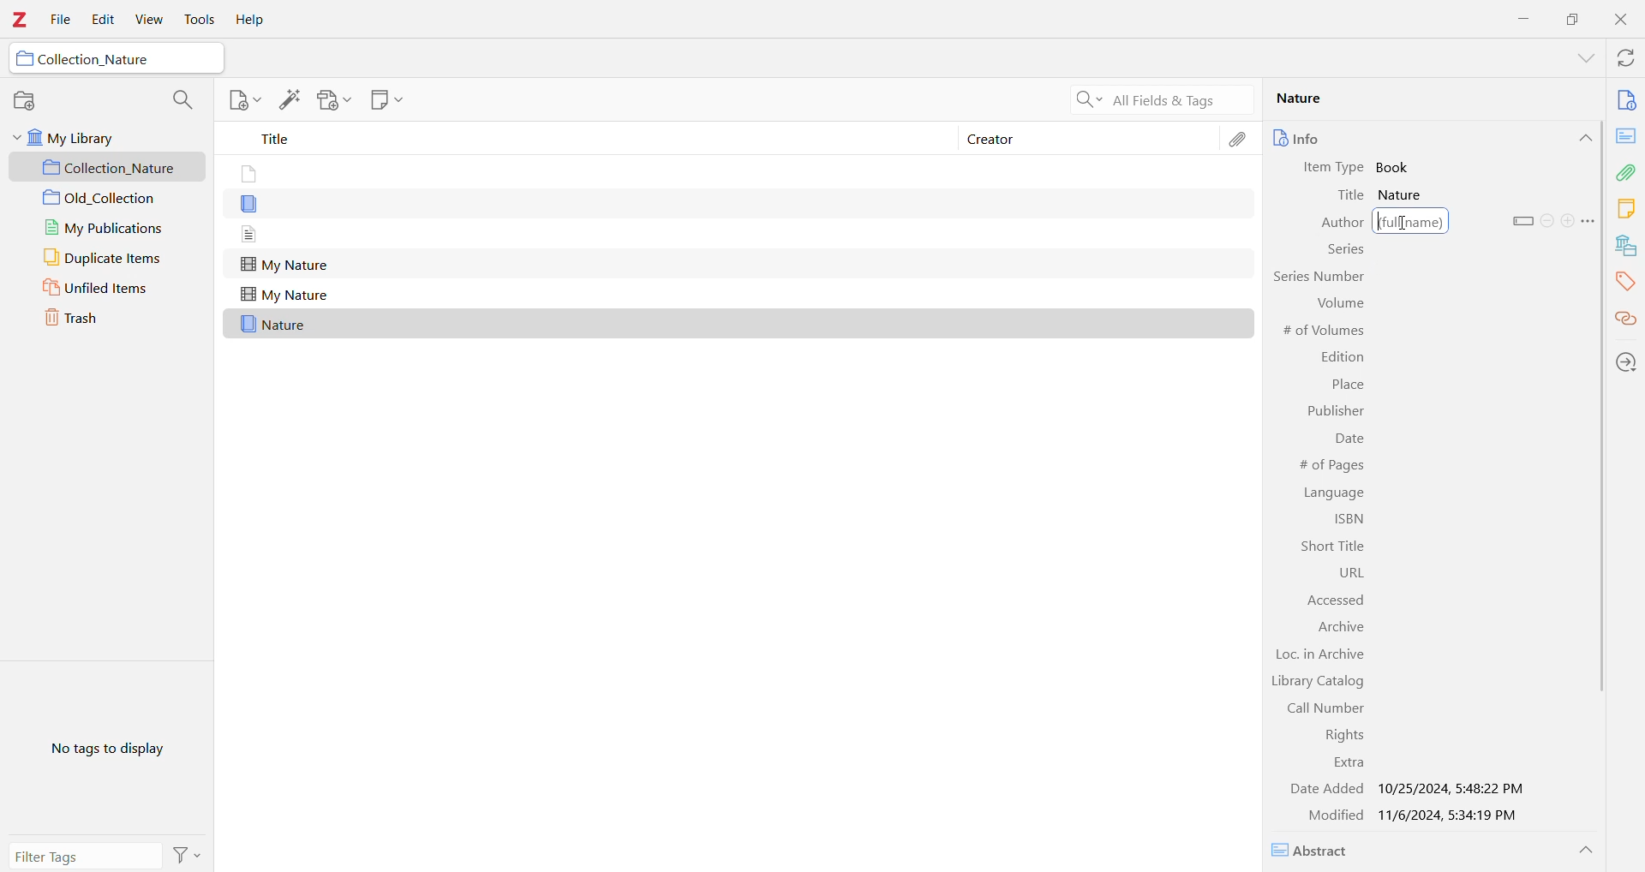  I want to click on Search All Fields & tags, so click(1157, 100).